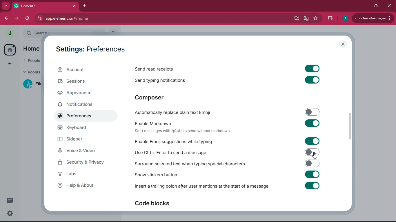 This screenshot has height=222, width=396. Describe the element at coordinates (343, 44) in the screenshot. I see `close` at that location.